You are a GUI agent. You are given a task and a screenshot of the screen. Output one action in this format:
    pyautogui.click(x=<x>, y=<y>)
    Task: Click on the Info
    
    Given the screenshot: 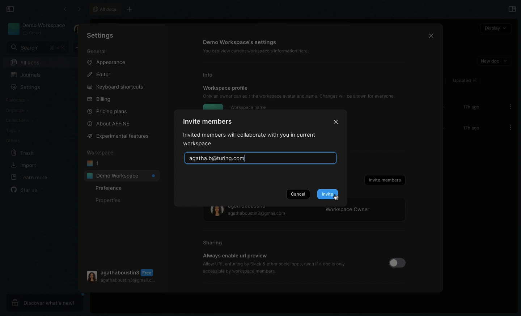 What is the action you would take?
    pyautogui.click(x=211, y=75)
    